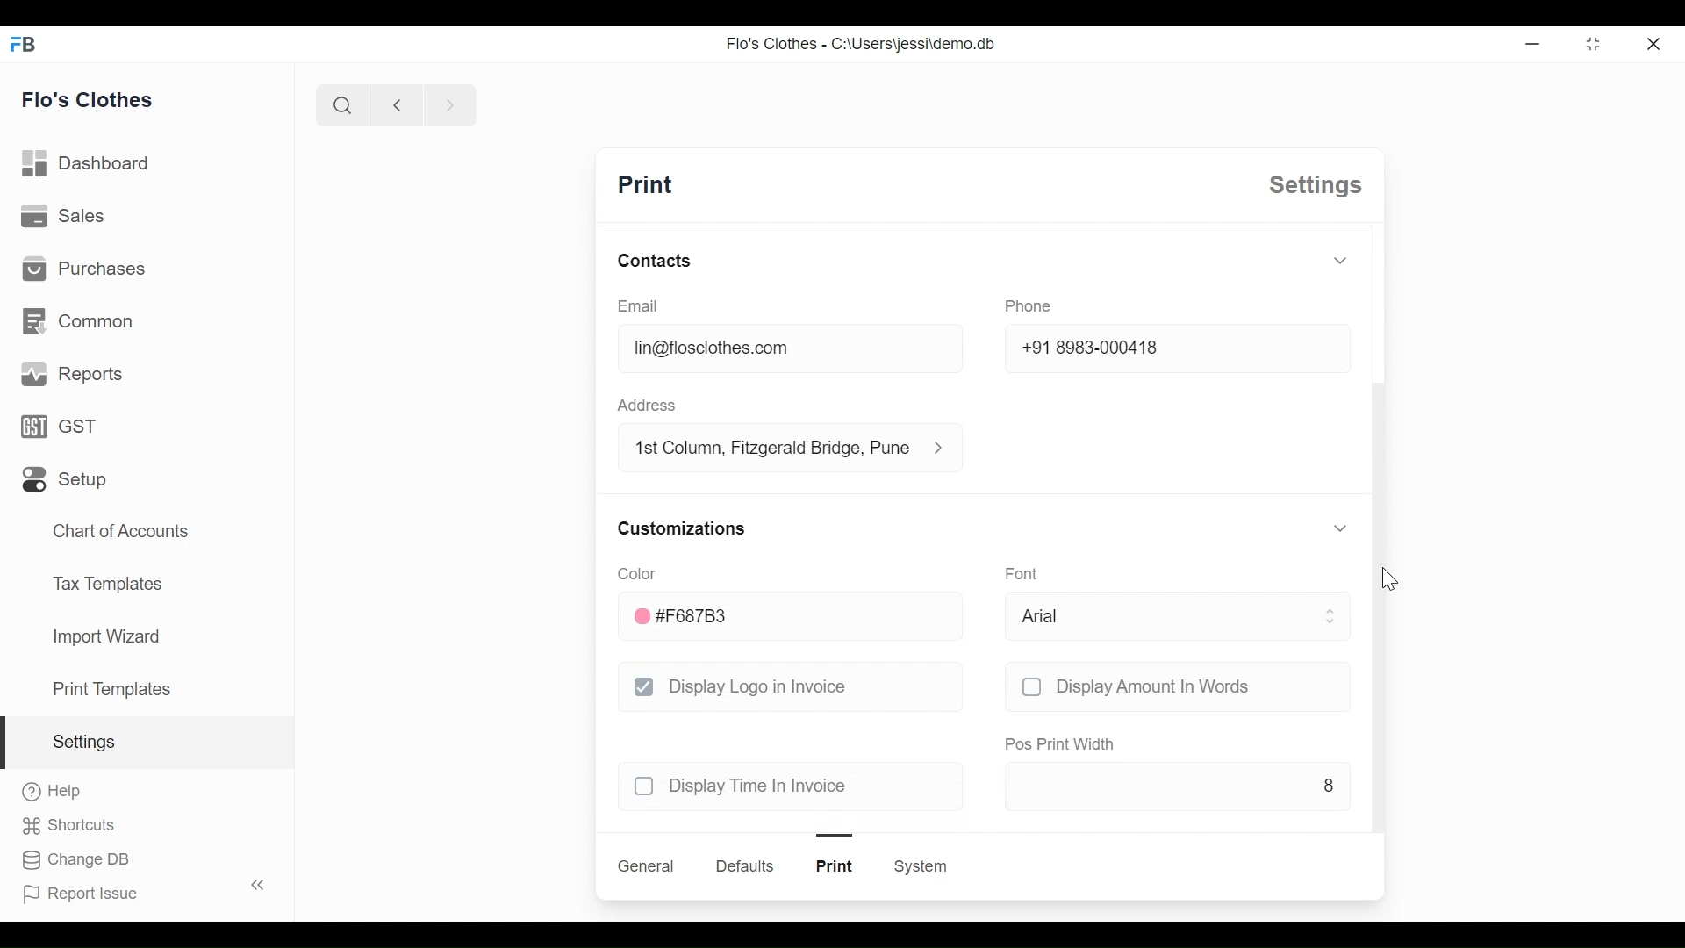 The height and width of the screenshot is (948, 1685). I want to click on checkbox, so click(1031, 686).